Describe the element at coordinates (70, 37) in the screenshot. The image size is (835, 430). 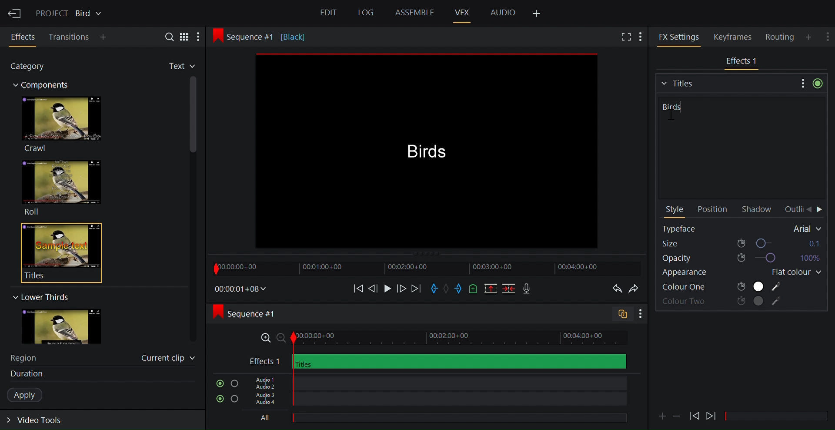
I see `Transition` at that location.